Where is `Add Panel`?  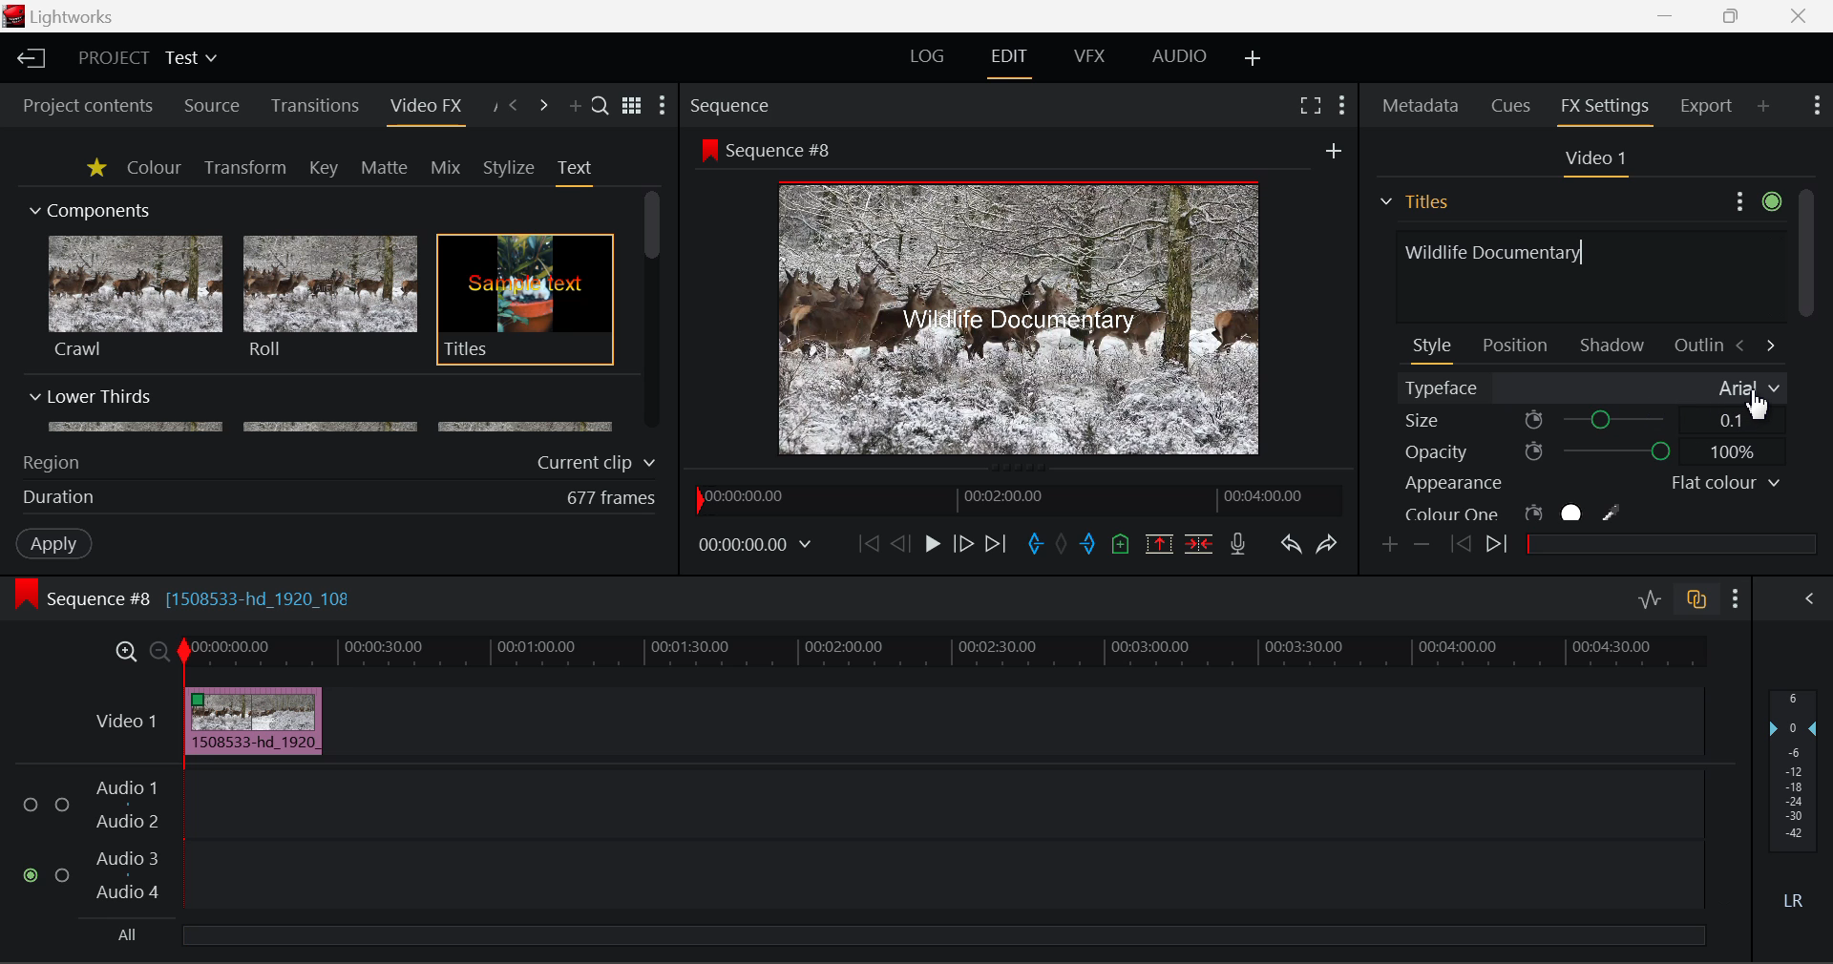 Add Panel is located at coordinates (1763, 105).